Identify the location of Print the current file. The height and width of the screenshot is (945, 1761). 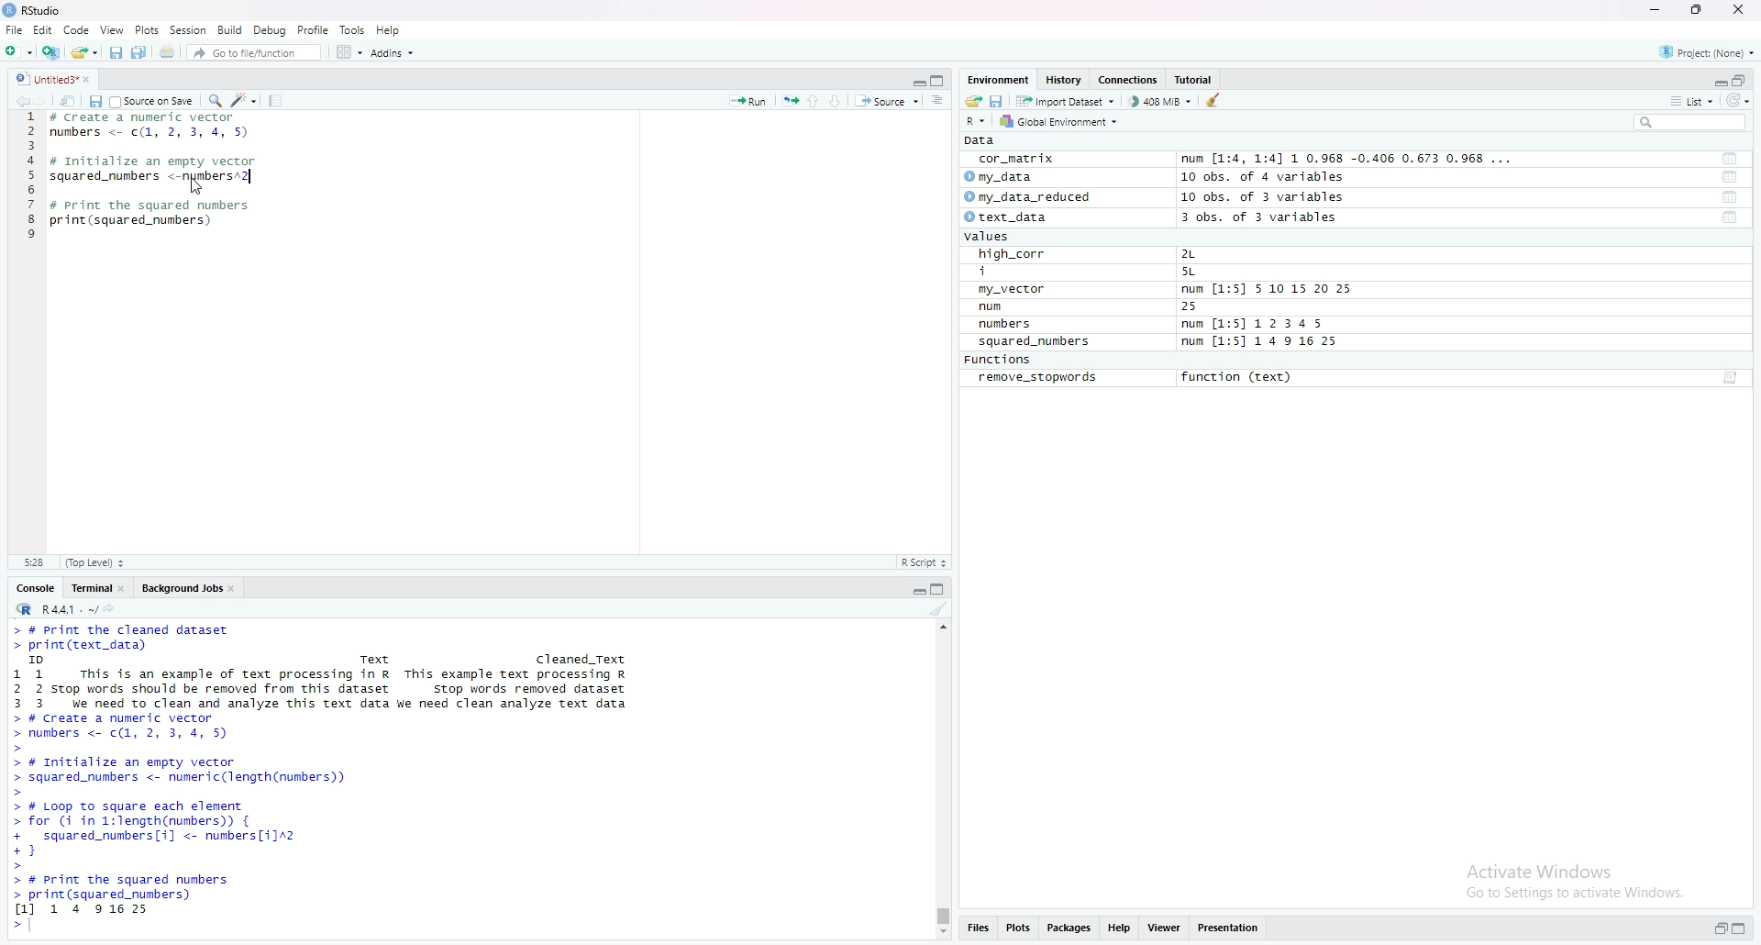
(165, 50).